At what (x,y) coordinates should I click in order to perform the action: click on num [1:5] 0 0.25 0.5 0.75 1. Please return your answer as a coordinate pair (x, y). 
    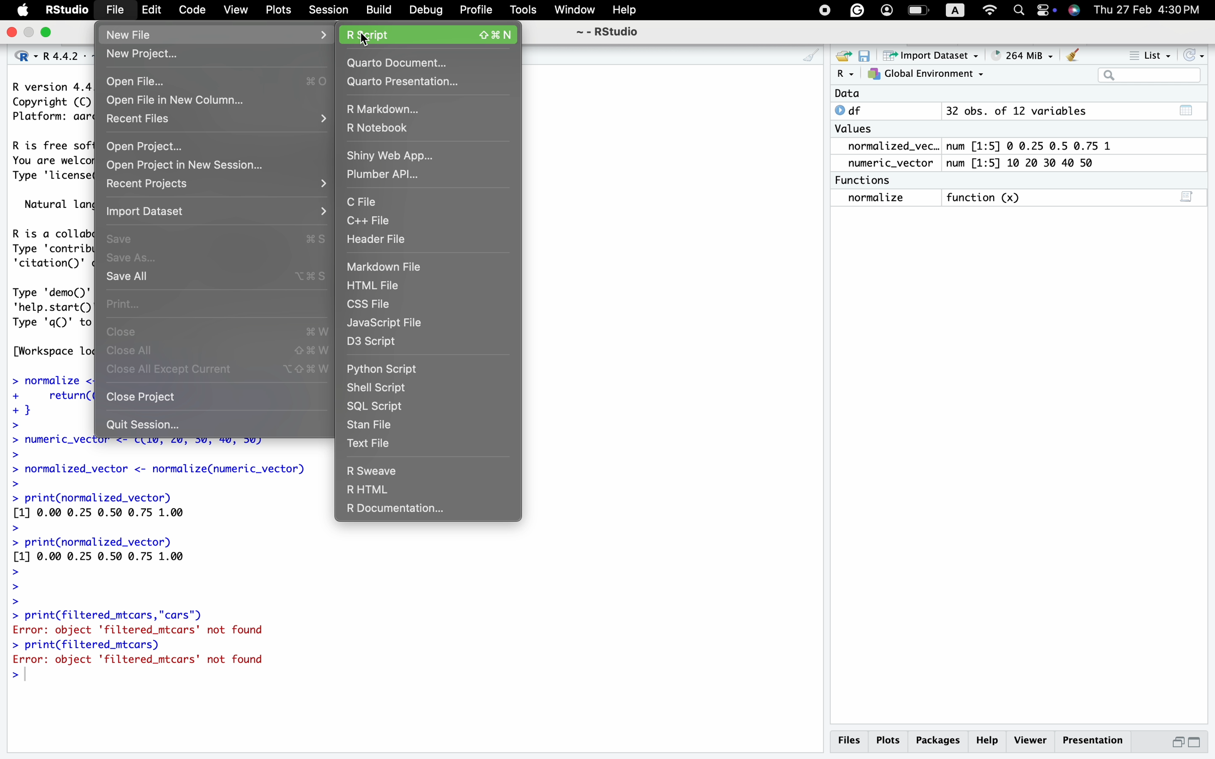
    Looking at the image, I should click on (1027, 145).